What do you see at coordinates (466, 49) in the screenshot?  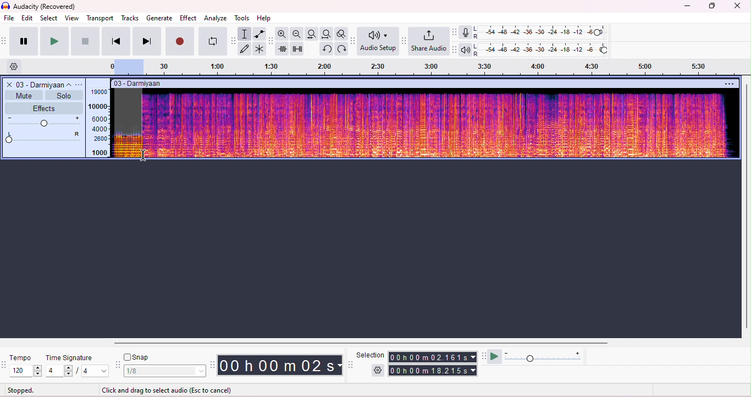 I see `playback meter` at bounding box center [466, 49].